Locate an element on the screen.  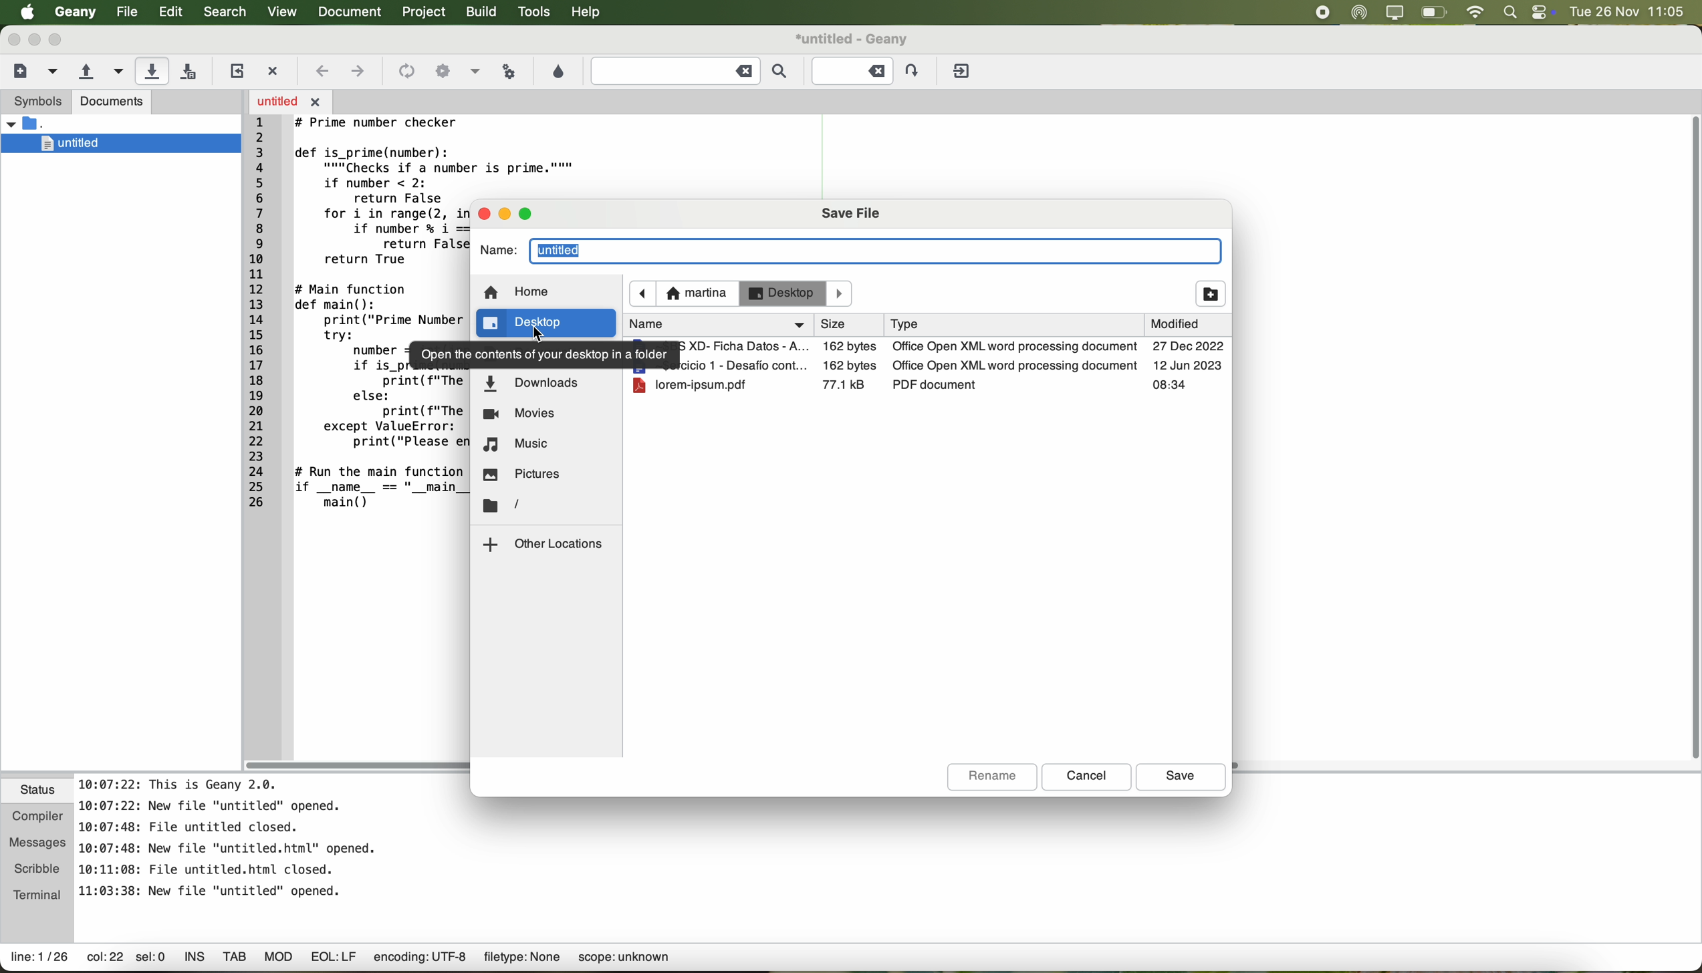
pictures is located at coordinates (526, 474).